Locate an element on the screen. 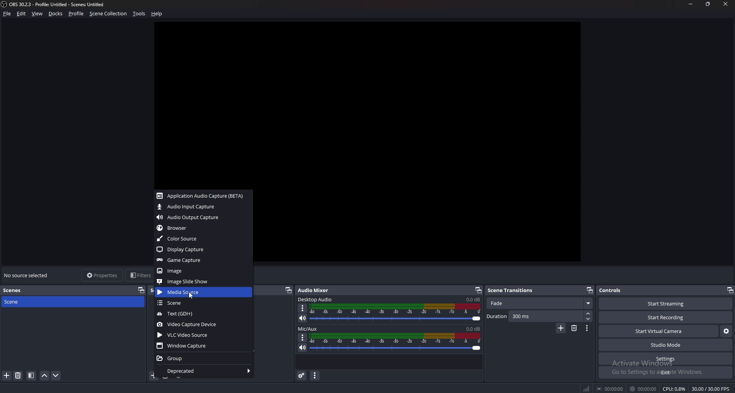 This screenshot has height=393, width=735. Decrease duration is located at coordinates (589, 319).